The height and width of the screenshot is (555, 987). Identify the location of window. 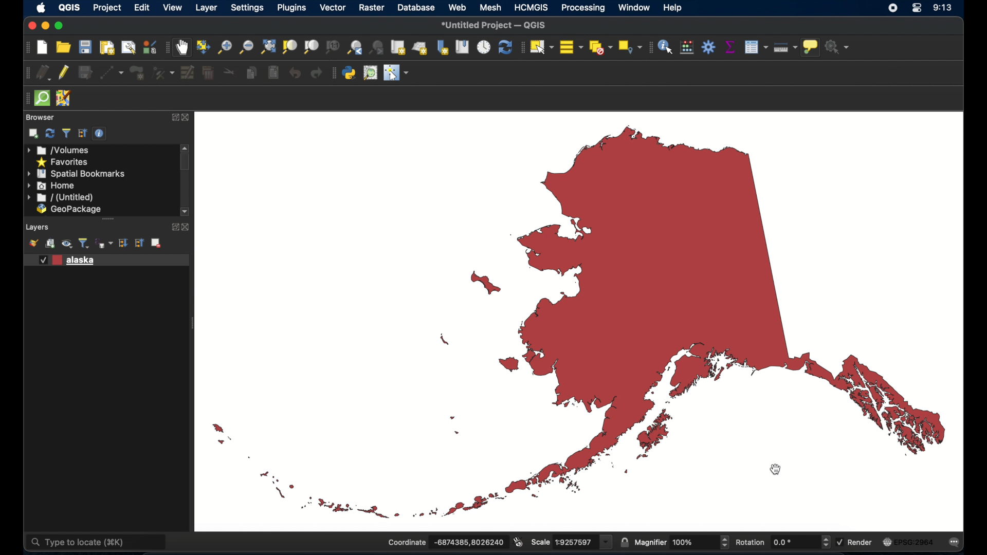
(634, 9).